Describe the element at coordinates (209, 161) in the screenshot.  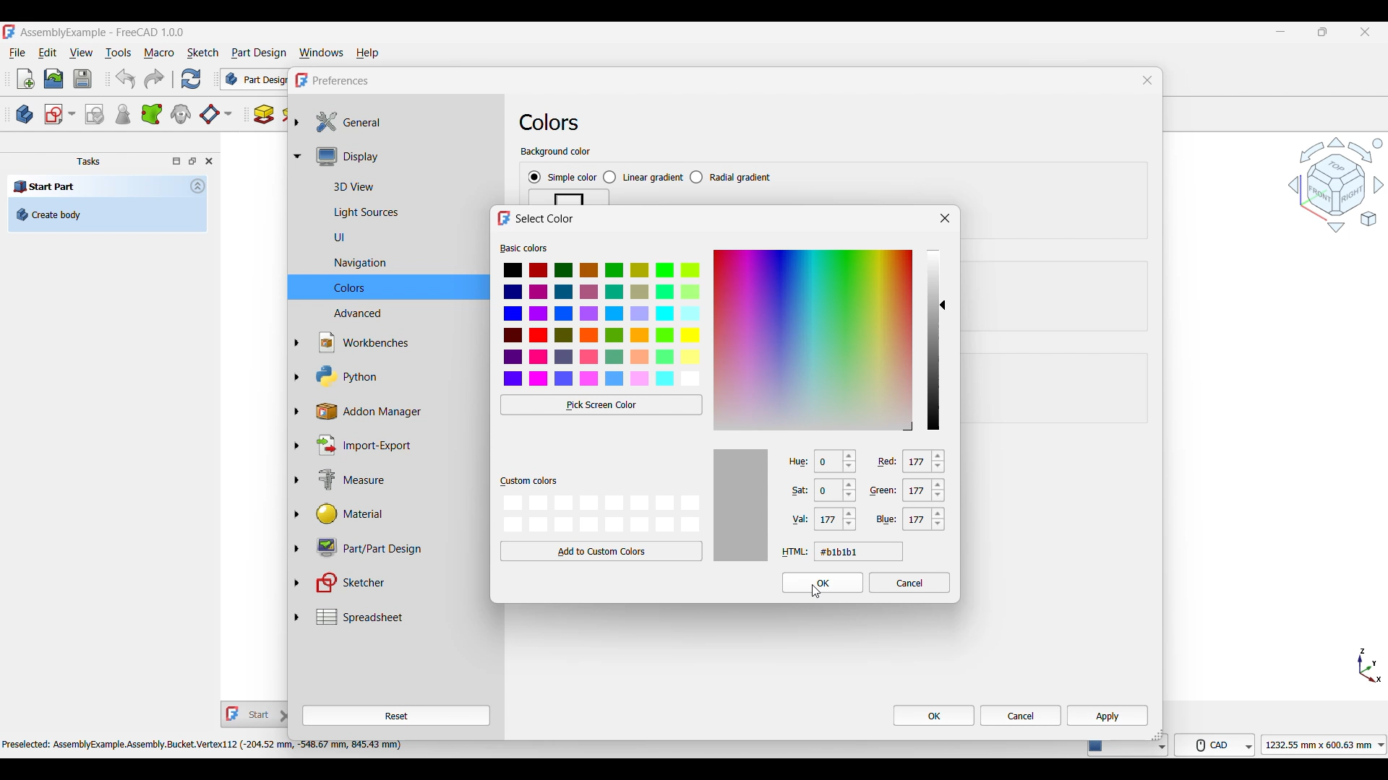
I see `Close` at that location.